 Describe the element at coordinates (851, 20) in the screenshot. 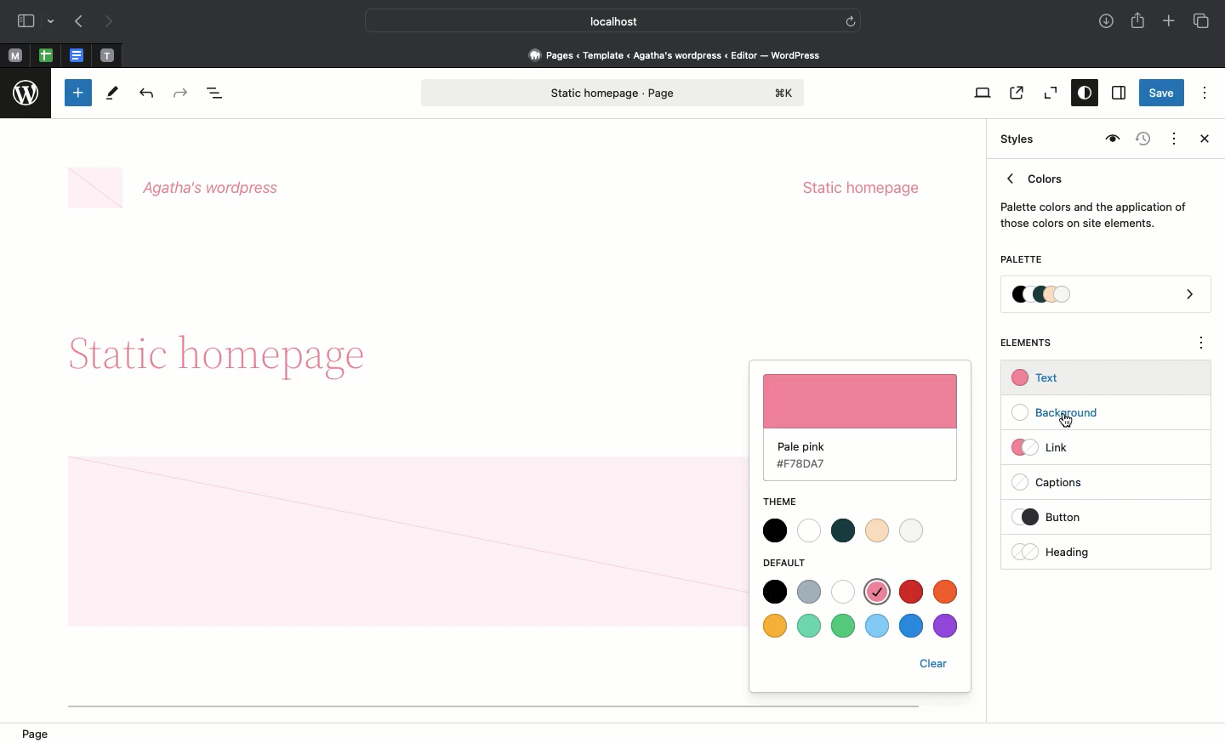

I see `refresh` at that location.